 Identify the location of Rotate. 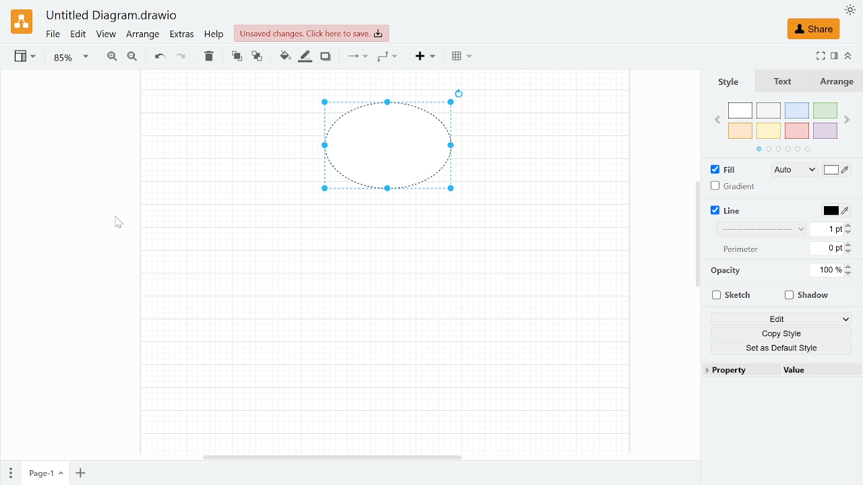
(467, 91).